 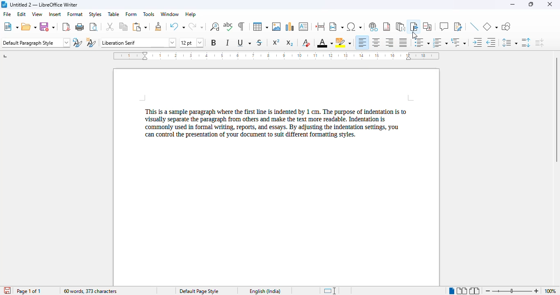 I want to click on styles, so click(x=95, y=14).